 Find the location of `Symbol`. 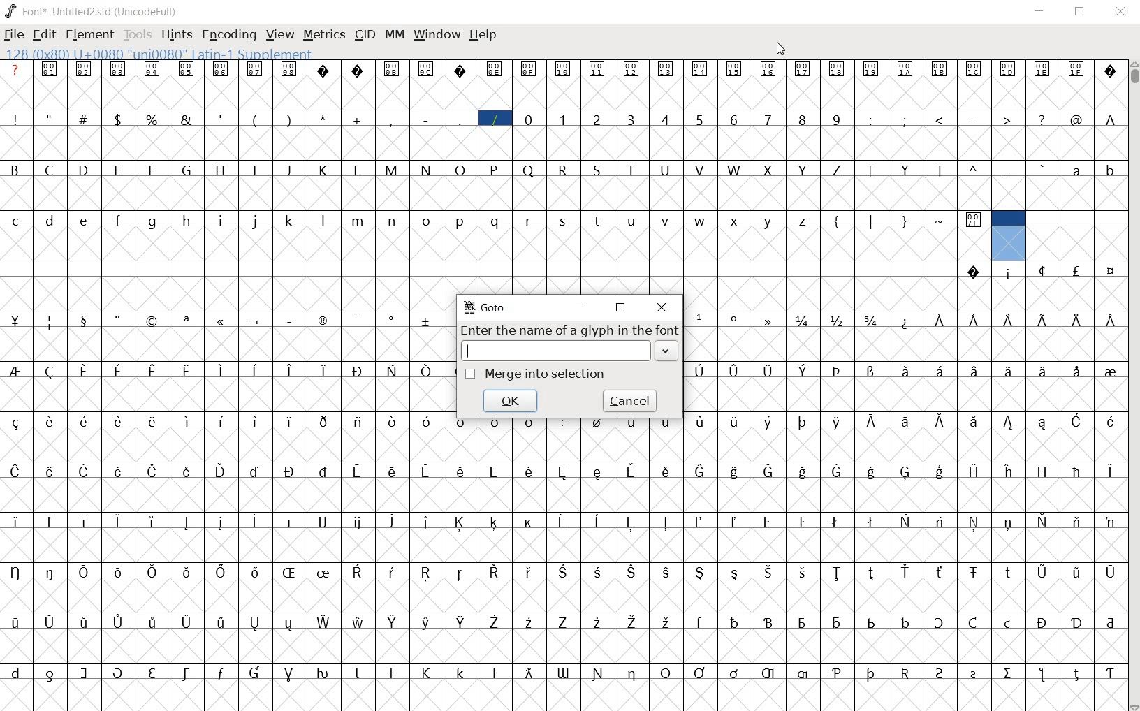

Symbol is located at coordinates (360, 621).